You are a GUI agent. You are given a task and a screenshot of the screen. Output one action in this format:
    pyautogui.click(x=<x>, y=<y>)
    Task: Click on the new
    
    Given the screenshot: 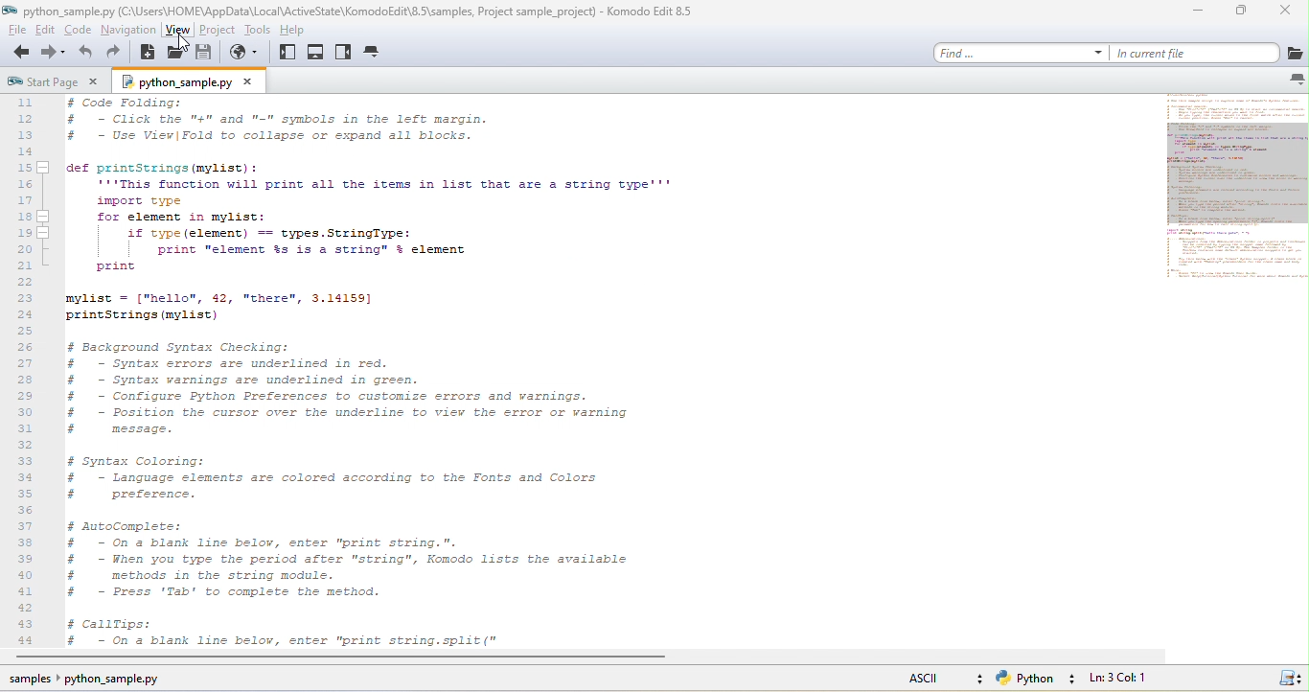 What is the action you would take?
    pyautogui.click(x=147, y=56)
    